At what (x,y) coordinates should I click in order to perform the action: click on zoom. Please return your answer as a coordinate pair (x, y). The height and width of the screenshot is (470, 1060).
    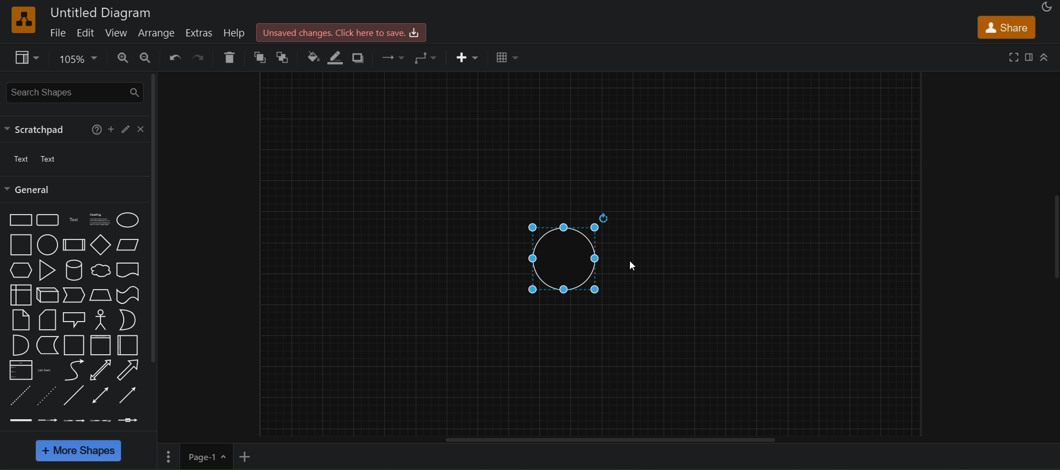
    Looking at the image, I should click on (78, 59).